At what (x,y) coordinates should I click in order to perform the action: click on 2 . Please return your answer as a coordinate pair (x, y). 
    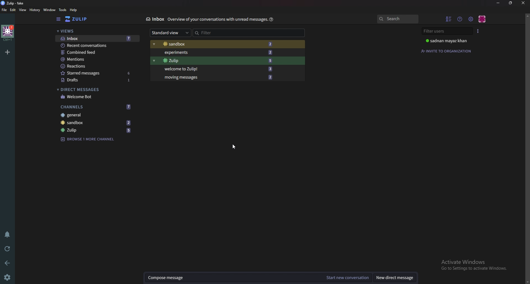
    Looking at the image, I should click on (272, 44).